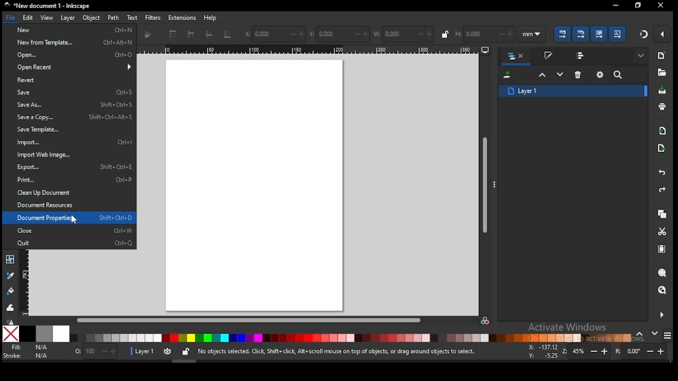 This screenshot has height=381, width=678. Describe the element at coordinates (73, 30) in the screenshot. I see `new` at that location.